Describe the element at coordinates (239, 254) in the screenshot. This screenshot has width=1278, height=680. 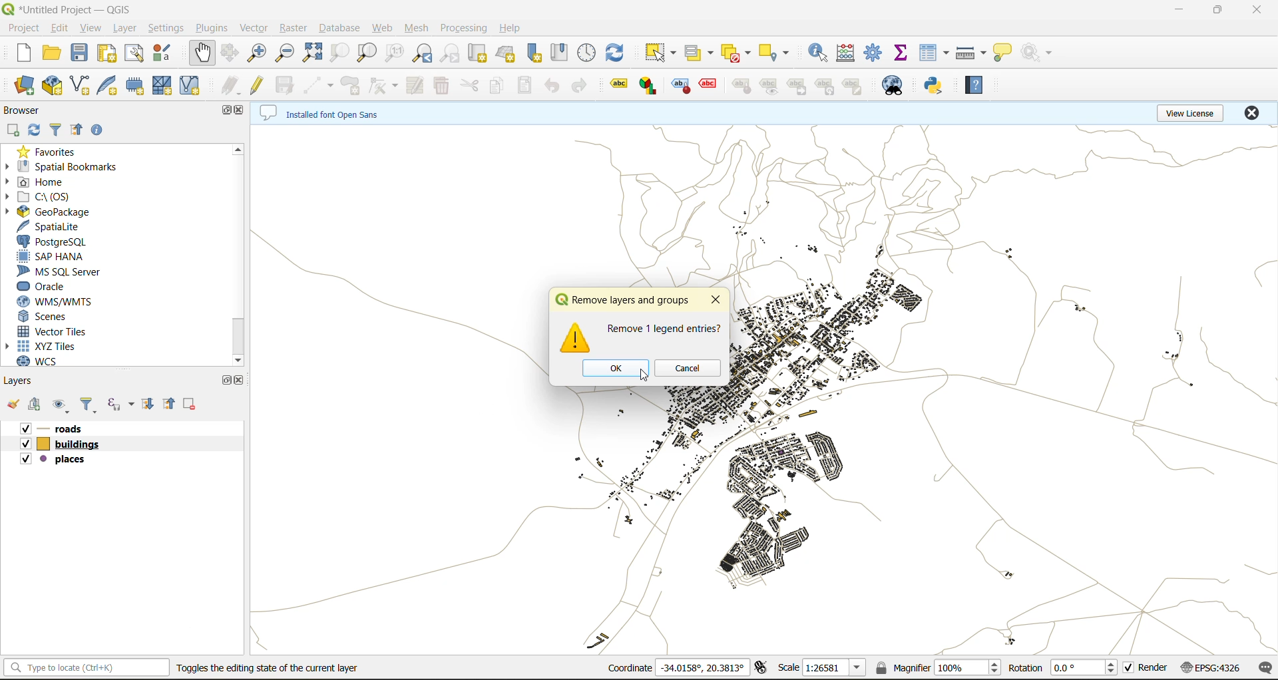
I see `|scroll bar` at that location.